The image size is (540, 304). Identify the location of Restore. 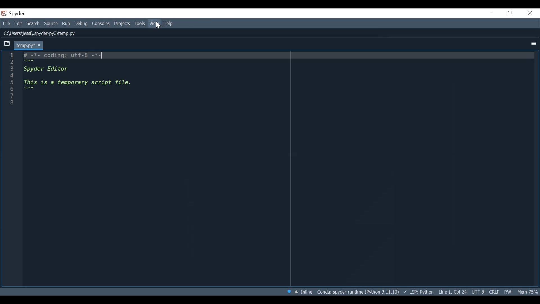
(510, 13).